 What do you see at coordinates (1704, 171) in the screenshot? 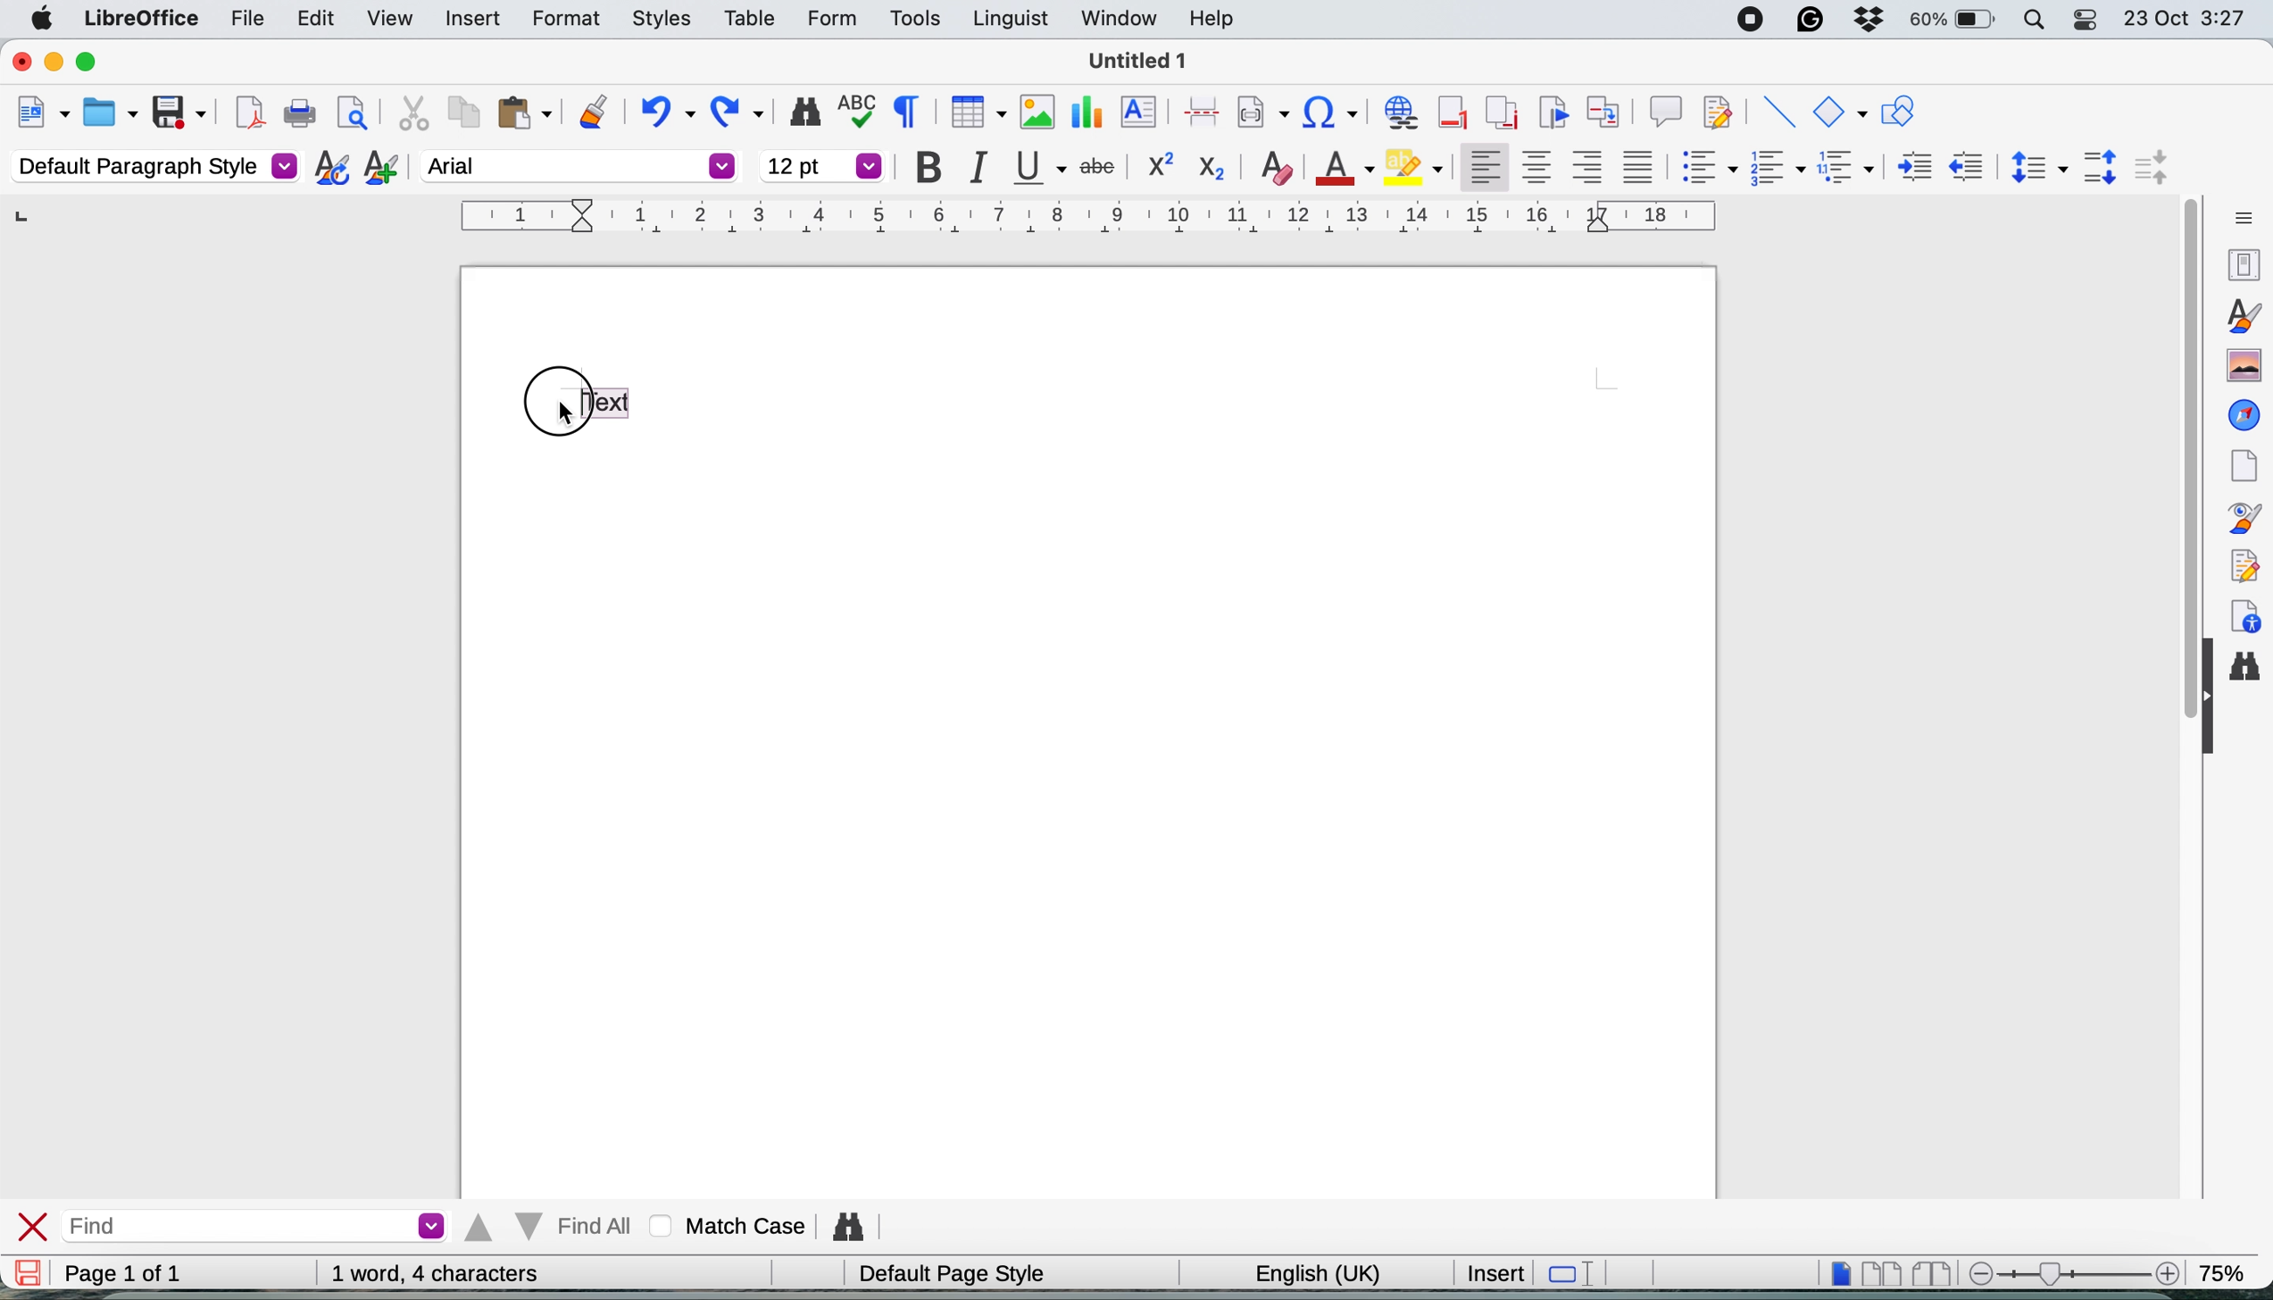
I see `toggle unordered list` at bounding box center [1704, 171].